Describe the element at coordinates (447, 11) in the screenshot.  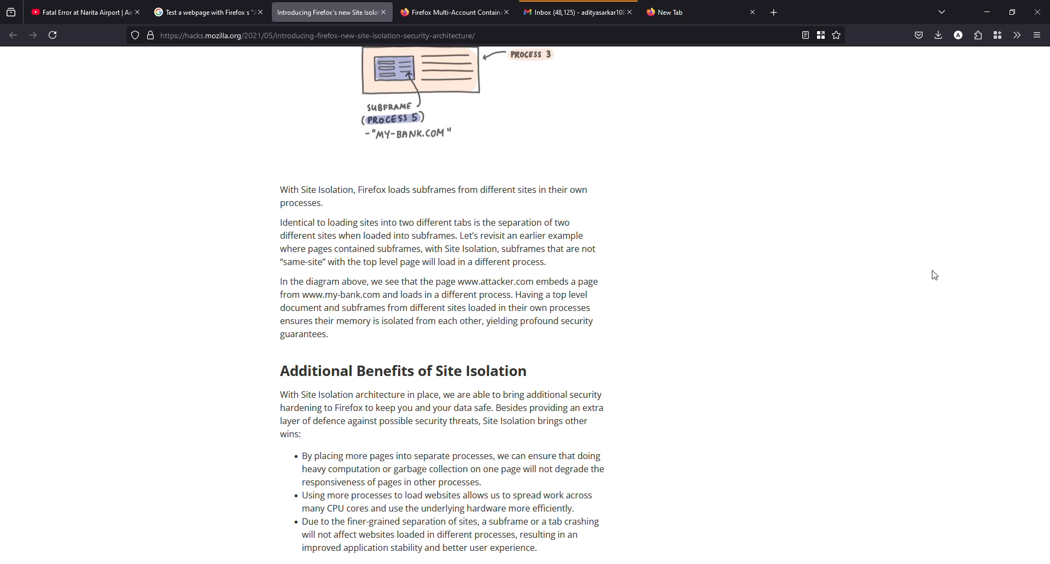
I see `Firefox Multi-Account Contain` at that location.